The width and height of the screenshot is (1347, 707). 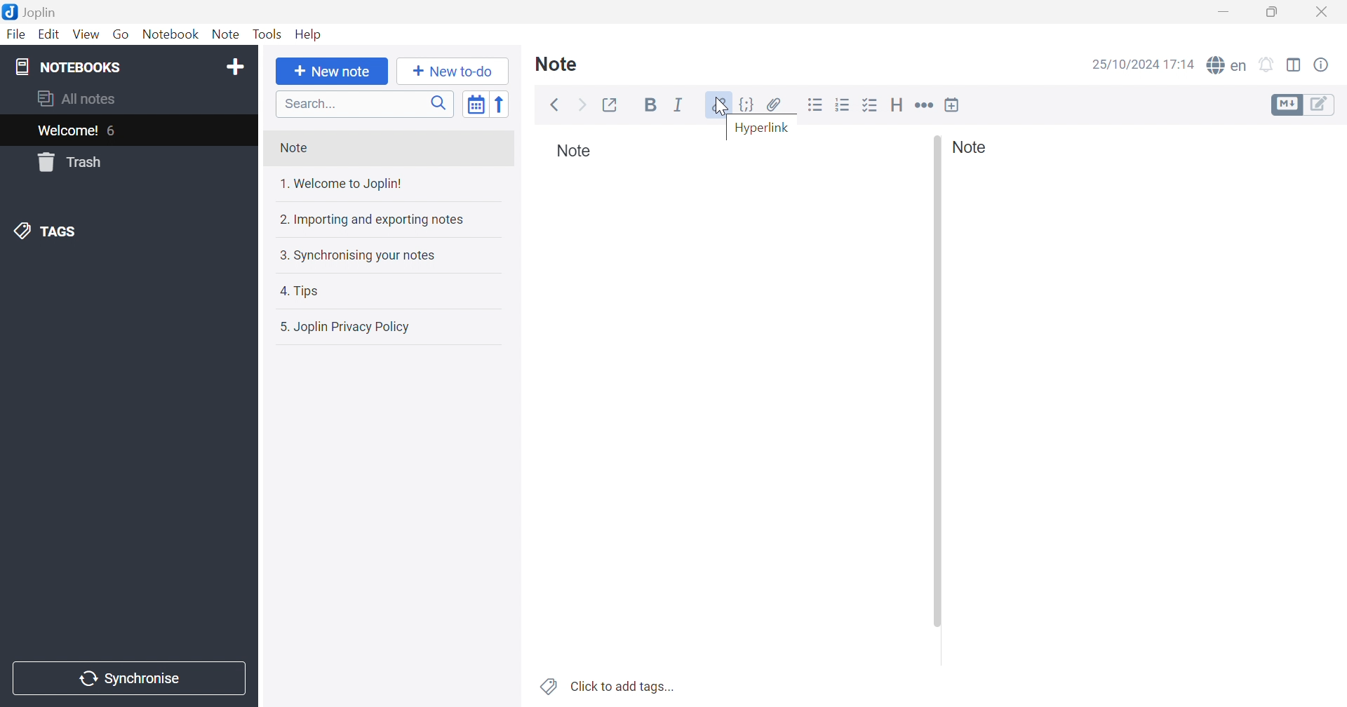 What do you see at coordinates (1294, 65) in the screenshot?
I see `Toggle editor layout` at bounding box center [1294, 65].